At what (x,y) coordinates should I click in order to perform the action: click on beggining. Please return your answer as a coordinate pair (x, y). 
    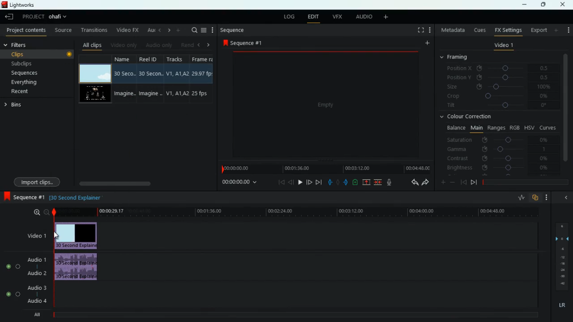
    Looking at the image, I should click on (278, 182).